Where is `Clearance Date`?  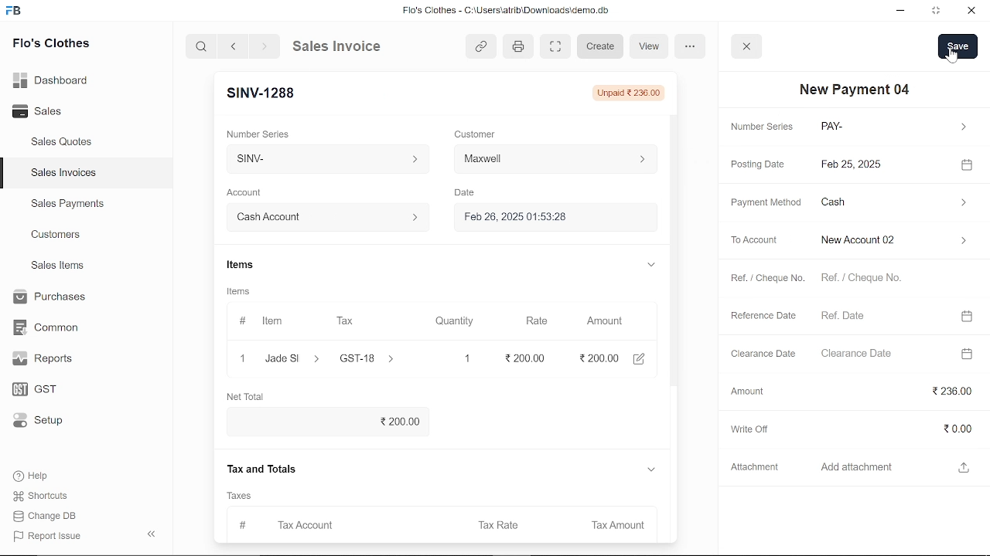
Clearance Date is located at coordinates (881, 354).